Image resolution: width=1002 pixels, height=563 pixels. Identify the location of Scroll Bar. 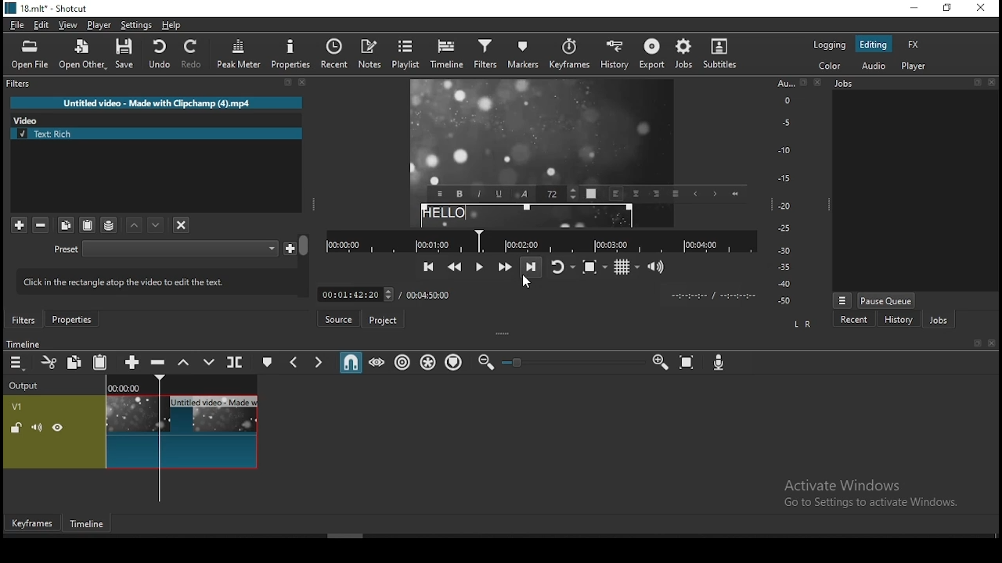
(305, 265).